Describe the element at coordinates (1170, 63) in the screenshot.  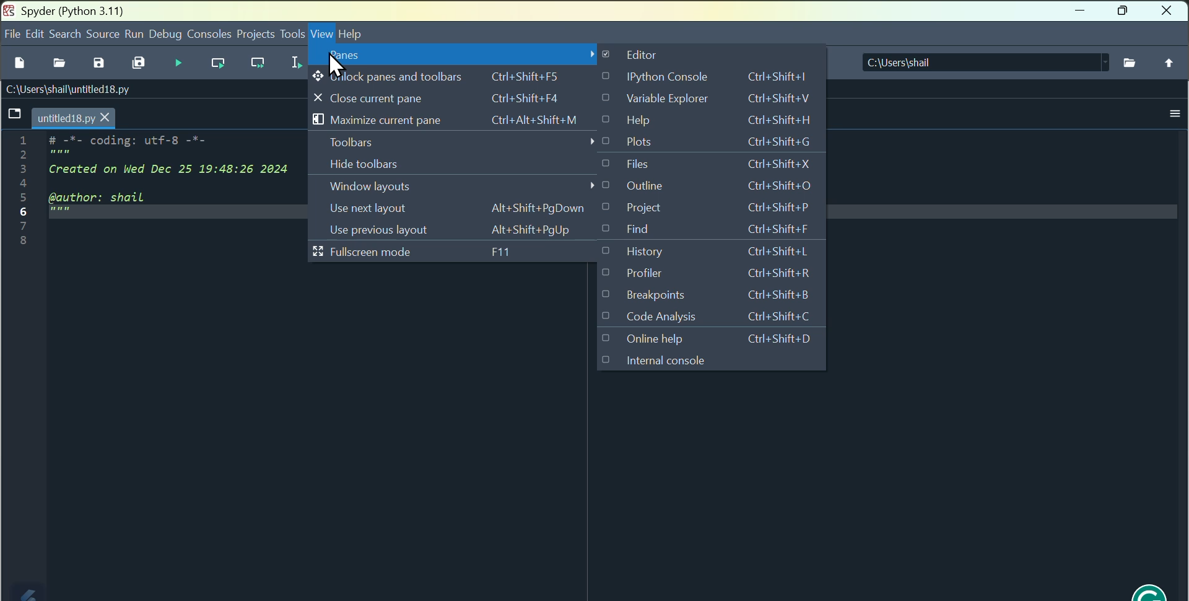
I see `change to parent directory` at that location.